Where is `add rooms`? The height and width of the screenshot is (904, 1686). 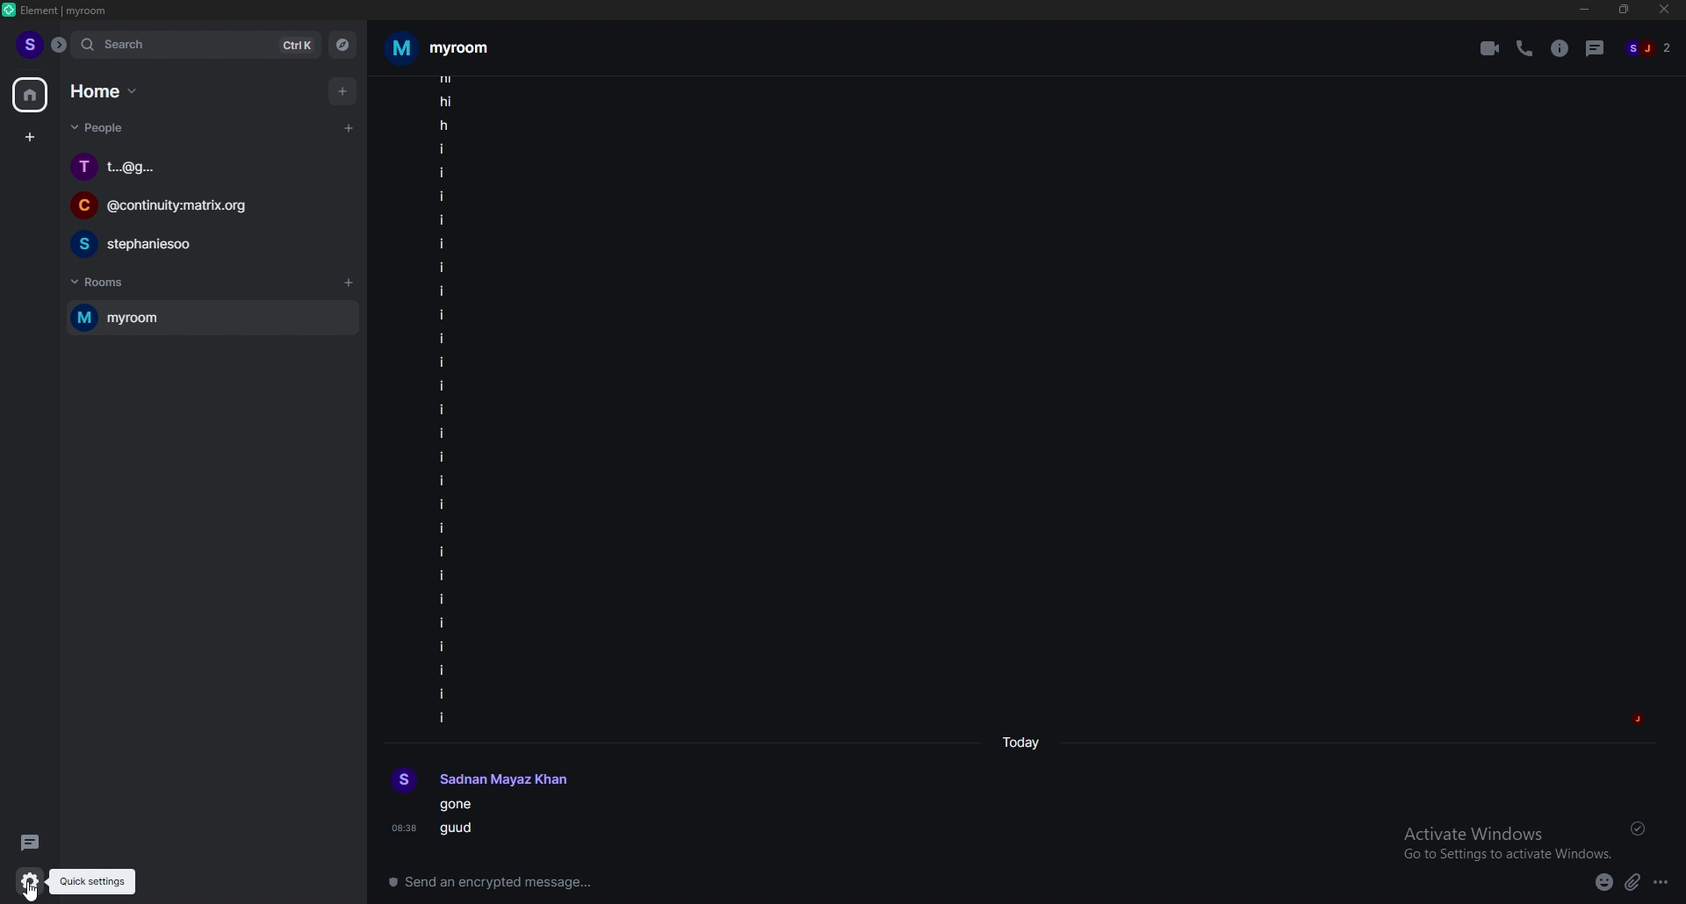
add rooms is located at coordinates (349, 283).